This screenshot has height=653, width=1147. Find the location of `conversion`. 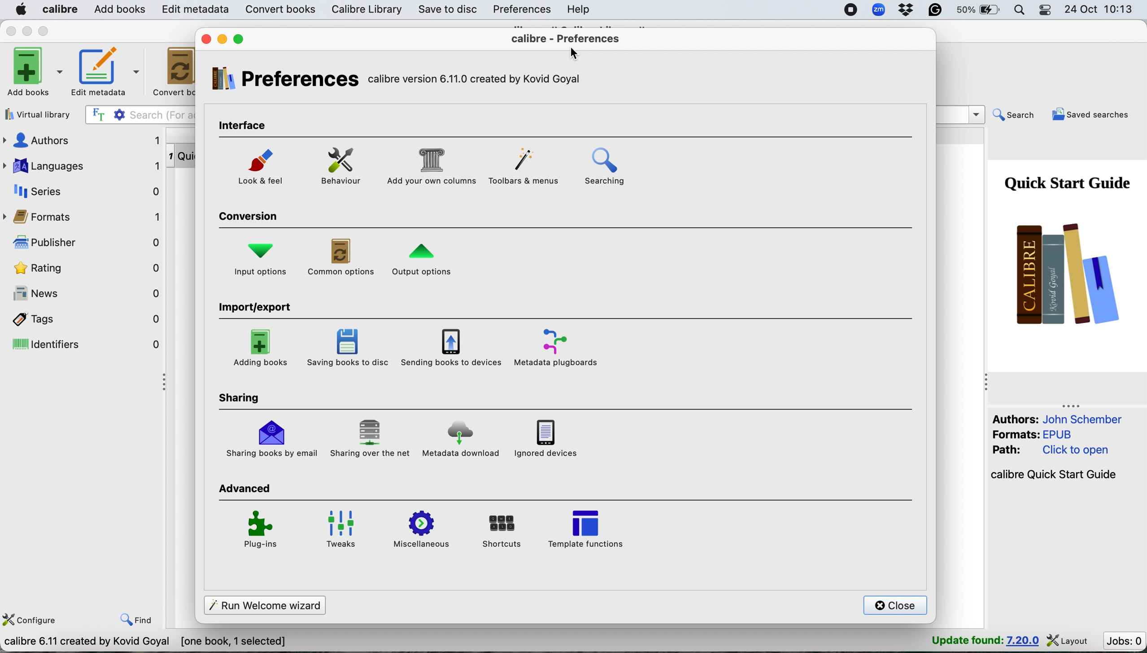

conversion is located at coordinates (254, 216).